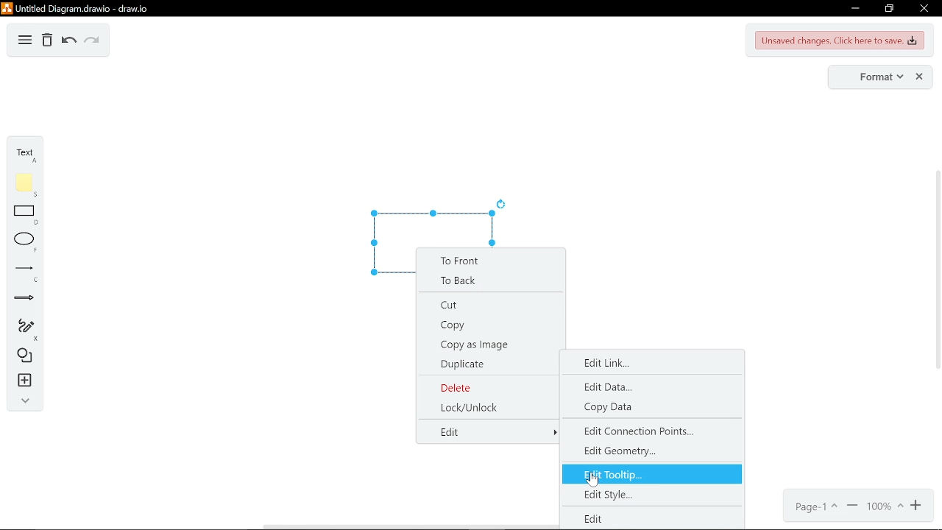  What do you see at coordinates (489, 261) in the screenshot?
I see `to front` at bounding box center [489, 261].